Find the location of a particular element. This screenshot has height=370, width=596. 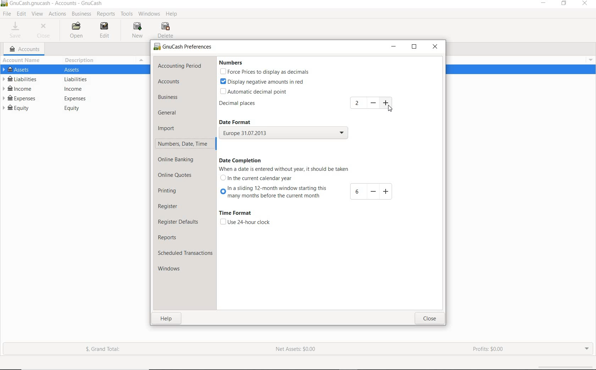

online banking is located at coordinates (180, 161).